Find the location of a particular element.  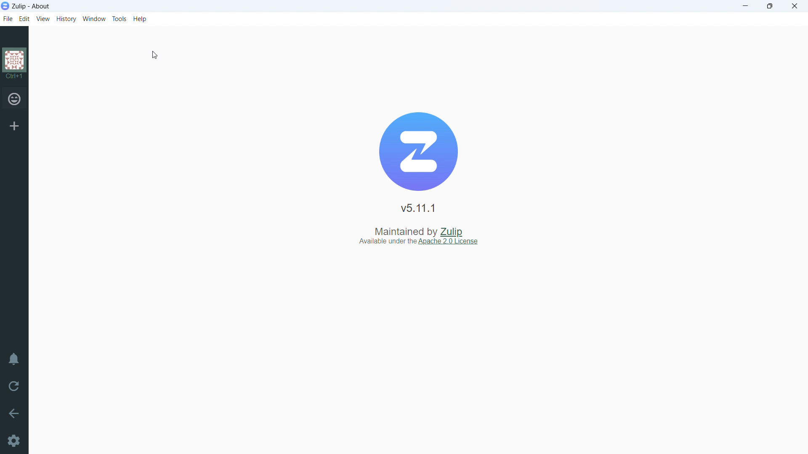

minimize is located at coordinates (744, 7).